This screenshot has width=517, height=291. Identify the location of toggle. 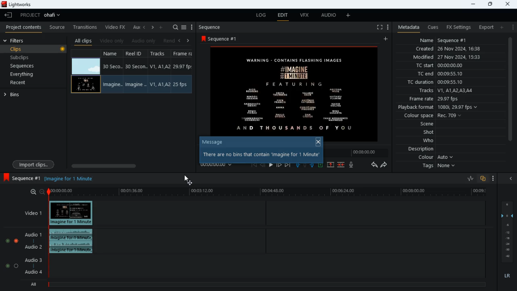
(16, 266).